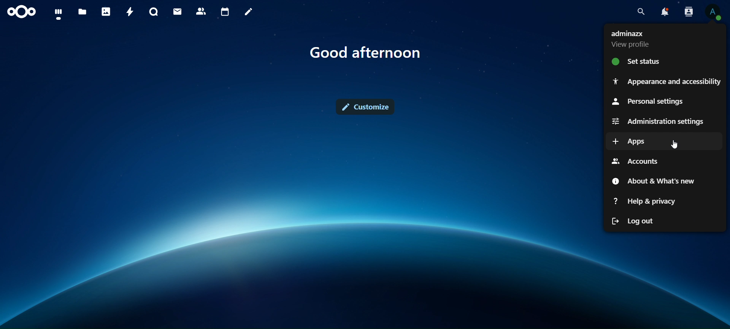  Describe the element at coordinates (246, 11) in the screenshot. I see `notes` at that location.